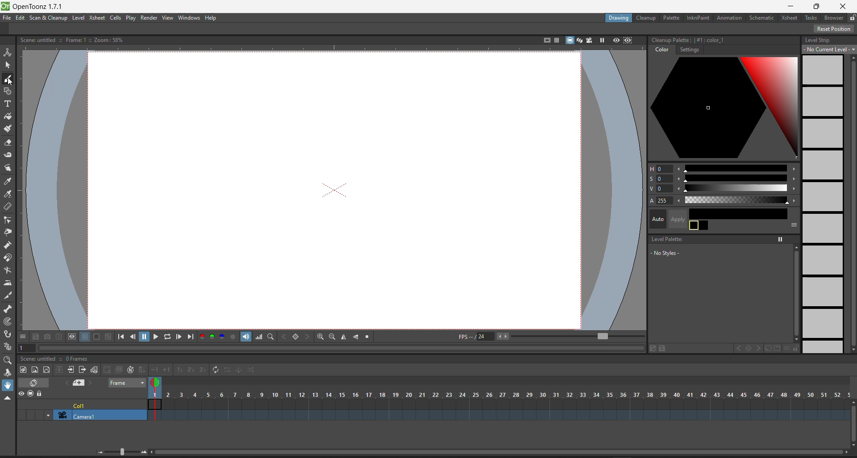 This screenshot has height=458, width=857. Describe the element at coordinates (191, 337) in the screenshot. I see `last frame` at that location.